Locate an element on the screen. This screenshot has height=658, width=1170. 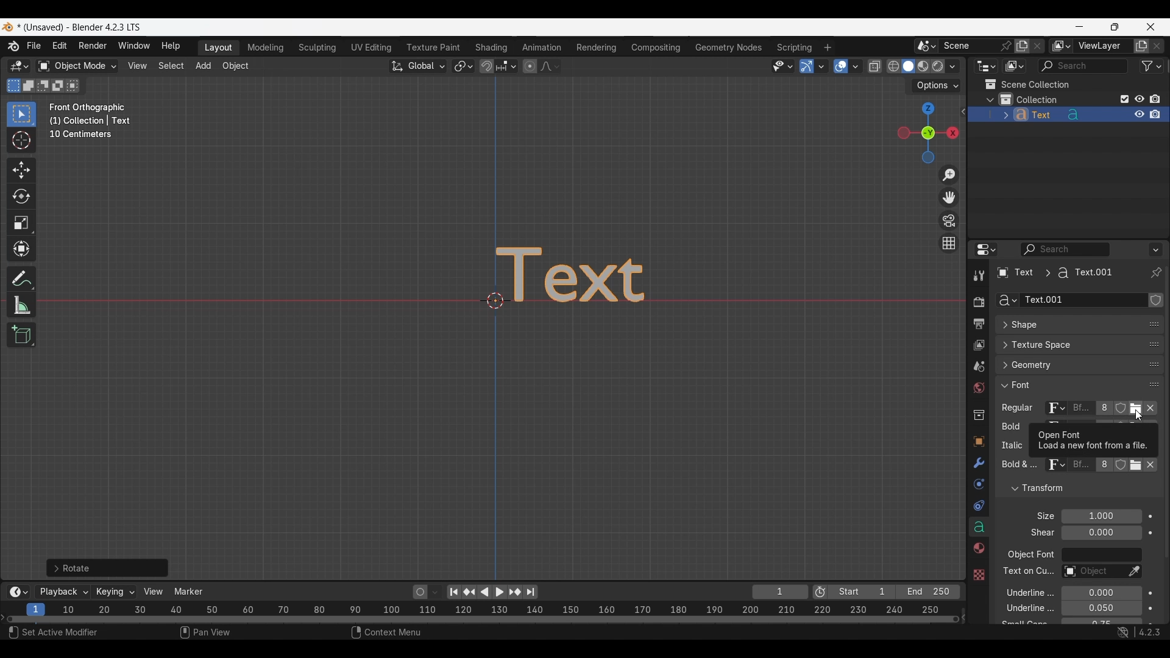
Unlink respective attribute is located at coordinates (1154, 409).